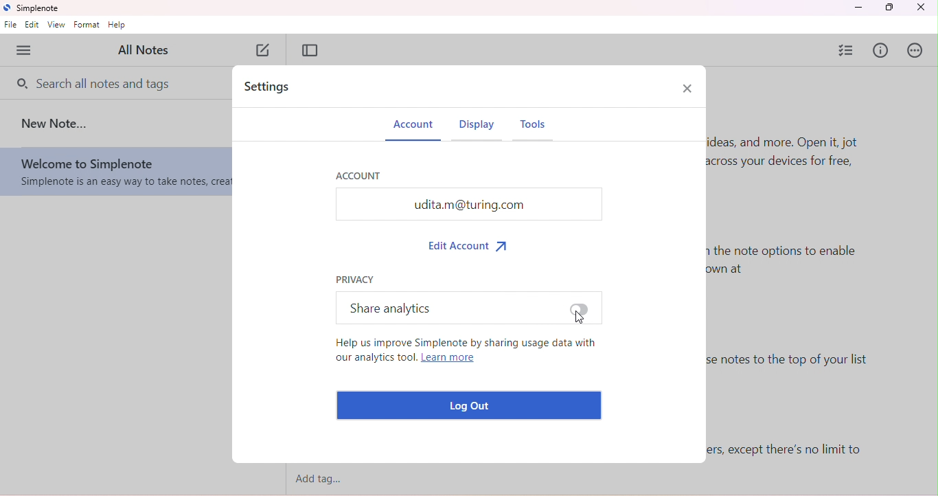  Describe the element at coordinates (115, 172) in the screenshot. I see `welcome to simplenote` at that location.